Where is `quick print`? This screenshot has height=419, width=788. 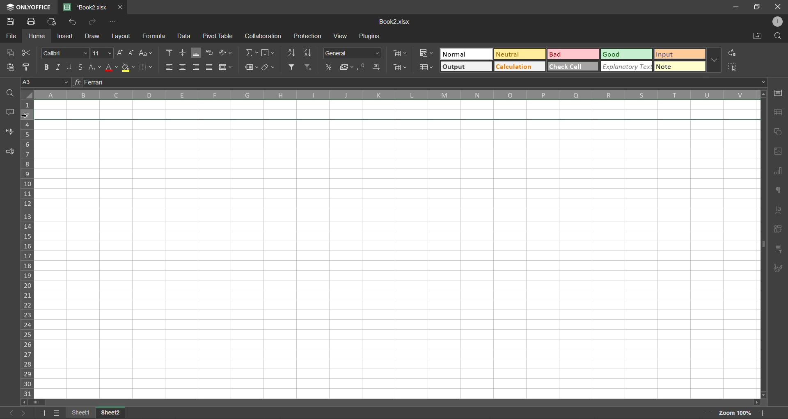
quick print is located at coordinates (55, 22).